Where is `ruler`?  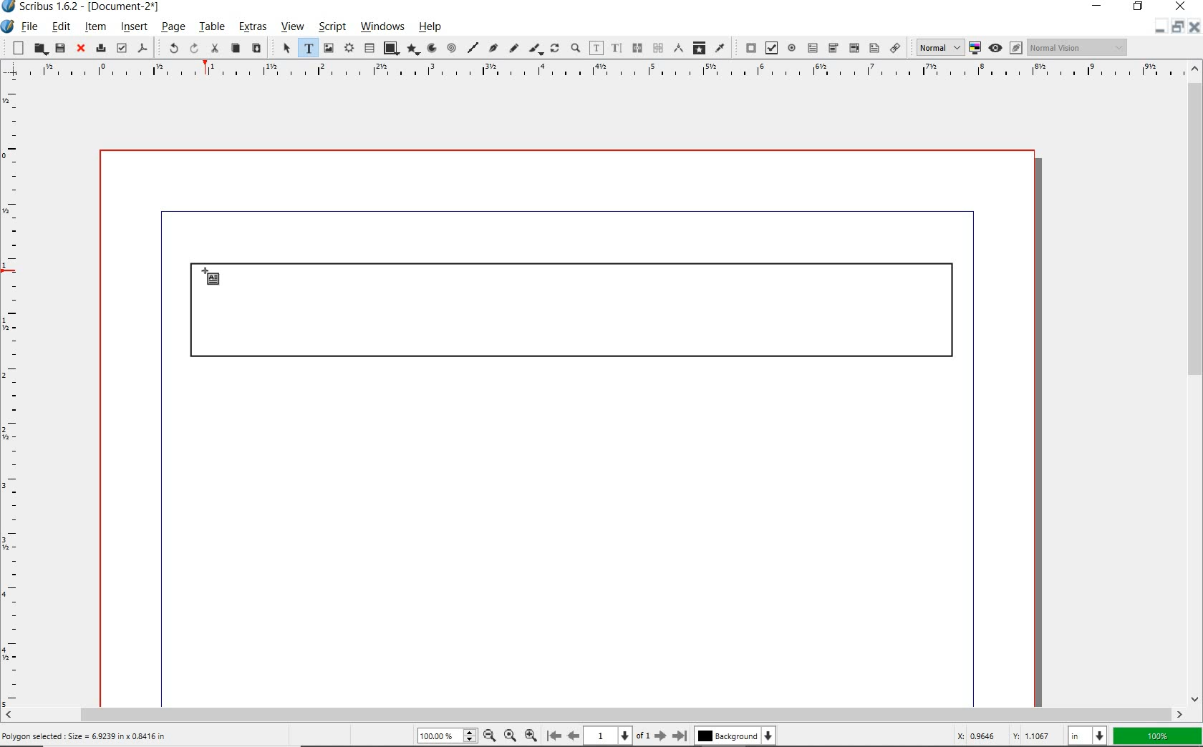 ruler is located at coordinates (596, 72).